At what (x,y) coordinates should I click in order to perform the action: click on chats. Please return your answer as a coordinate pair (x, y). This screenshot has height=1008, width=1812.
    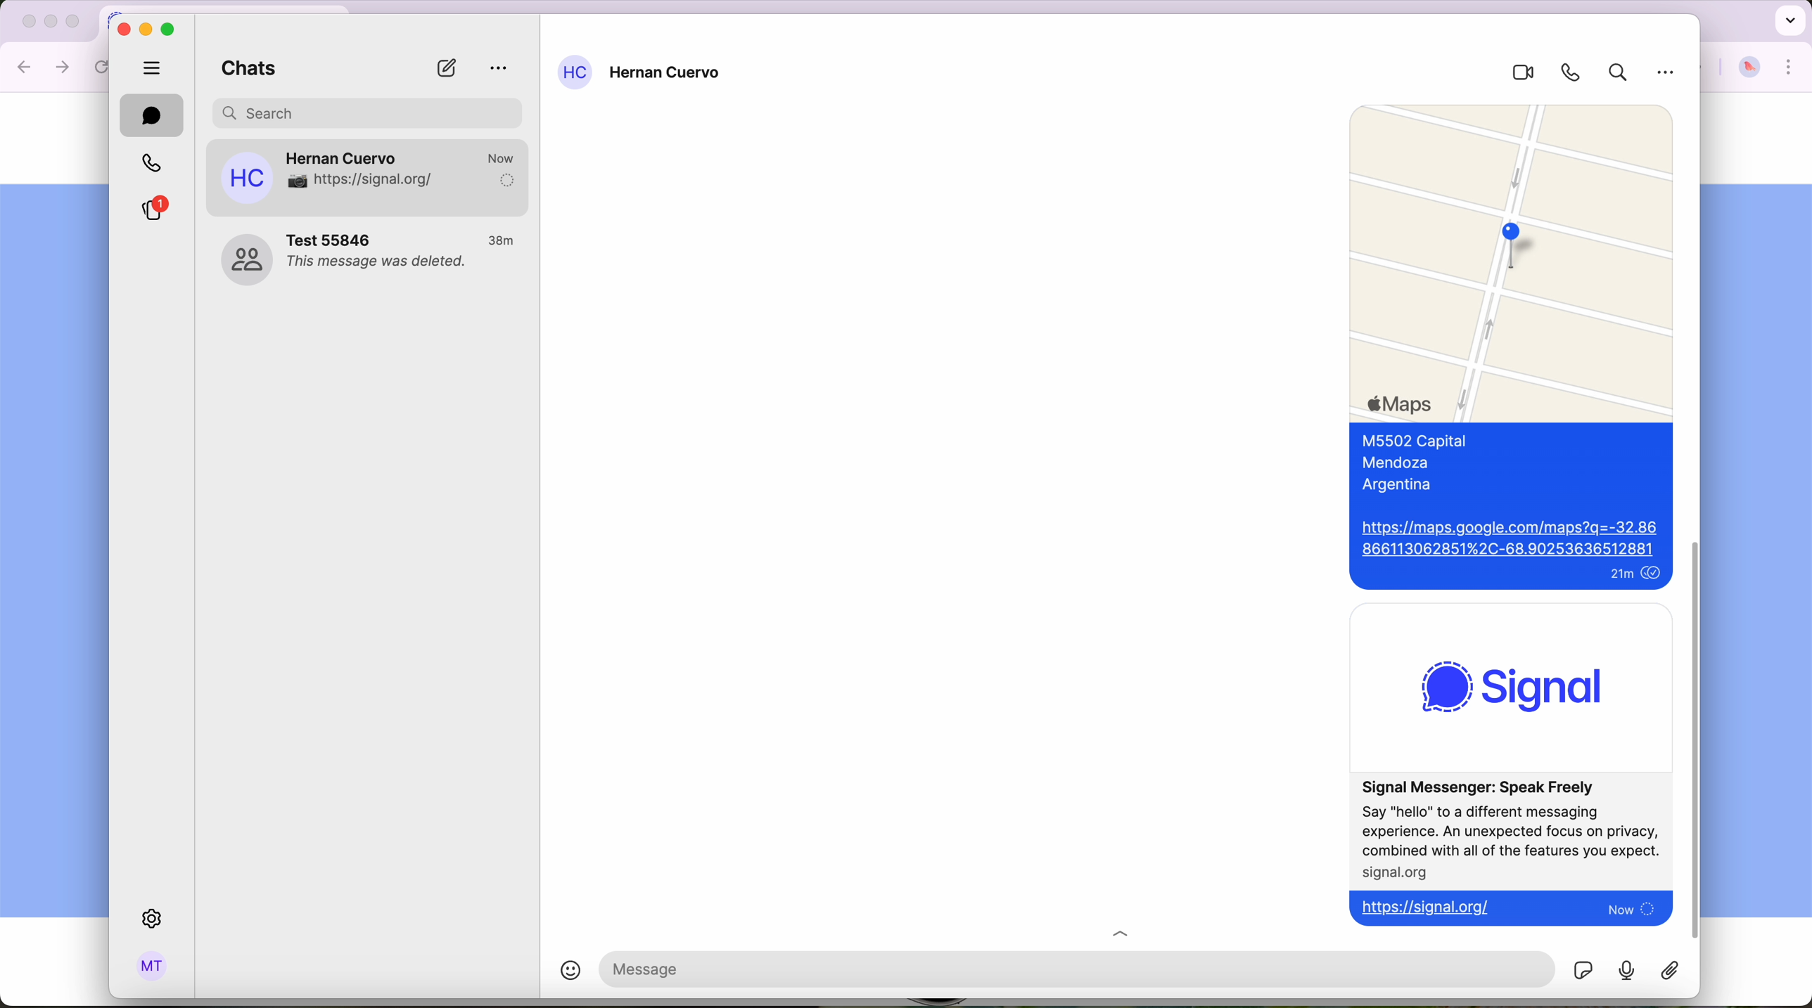
    Looking at the image, I should click on (152, 115).